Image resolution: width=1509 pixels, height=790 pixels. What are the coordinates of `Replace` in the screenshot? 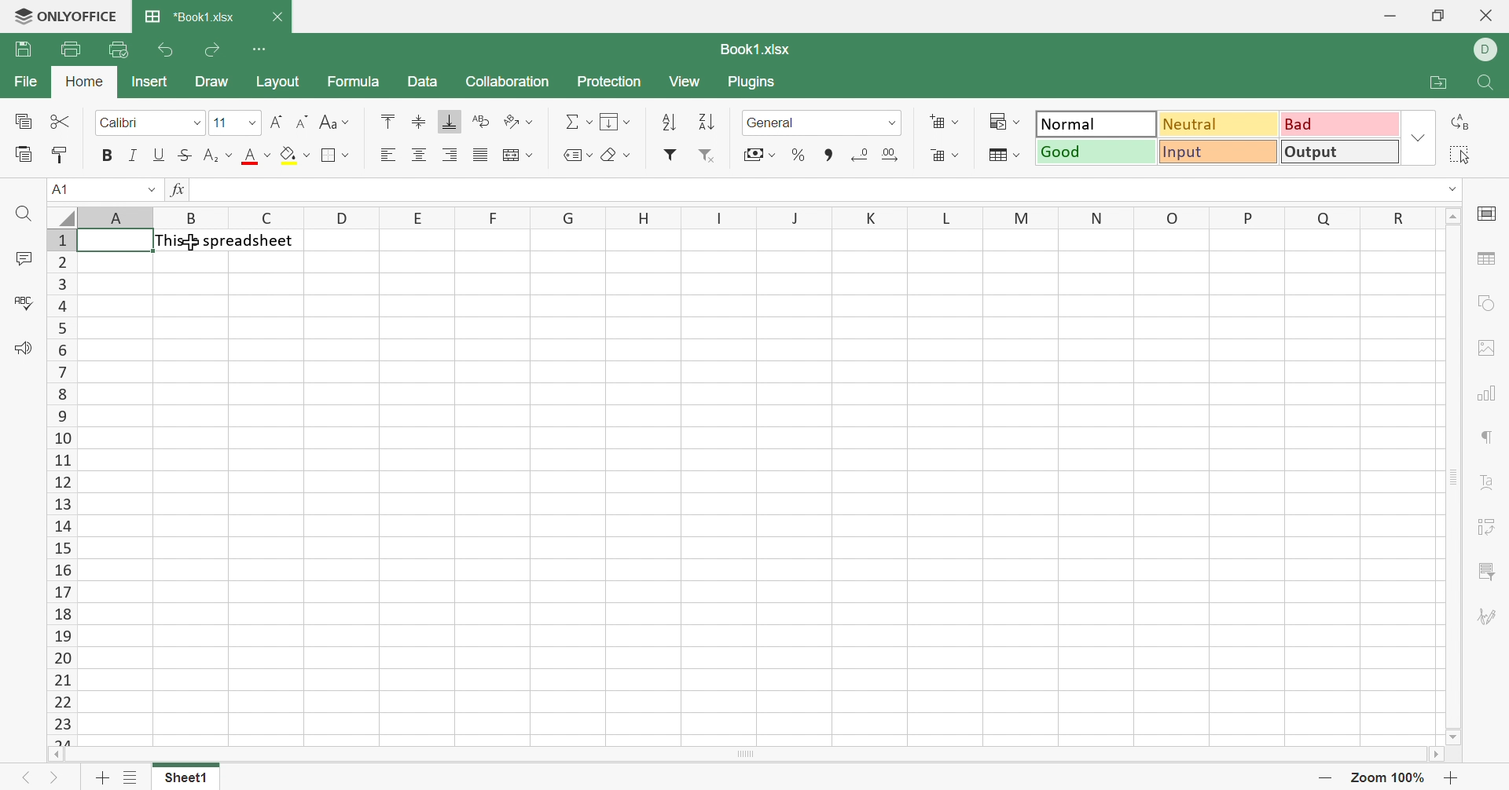 It's located at (1459, 125).